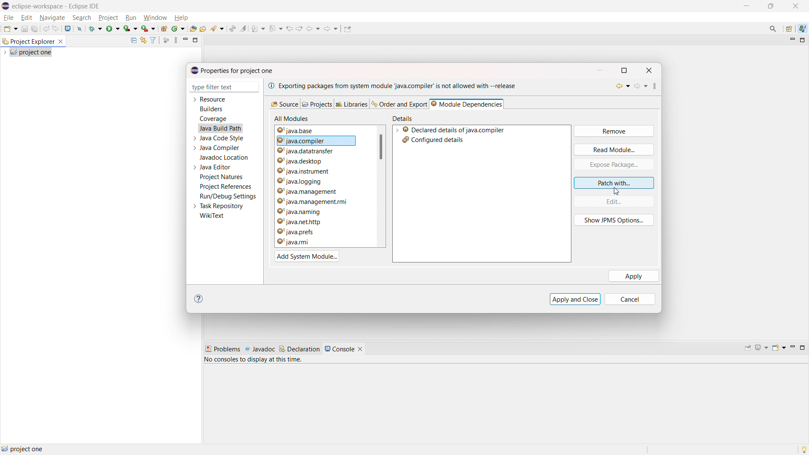  Describe the element at coordinates (314, 222) in the screenshot. I see `java.net.http` at that location.